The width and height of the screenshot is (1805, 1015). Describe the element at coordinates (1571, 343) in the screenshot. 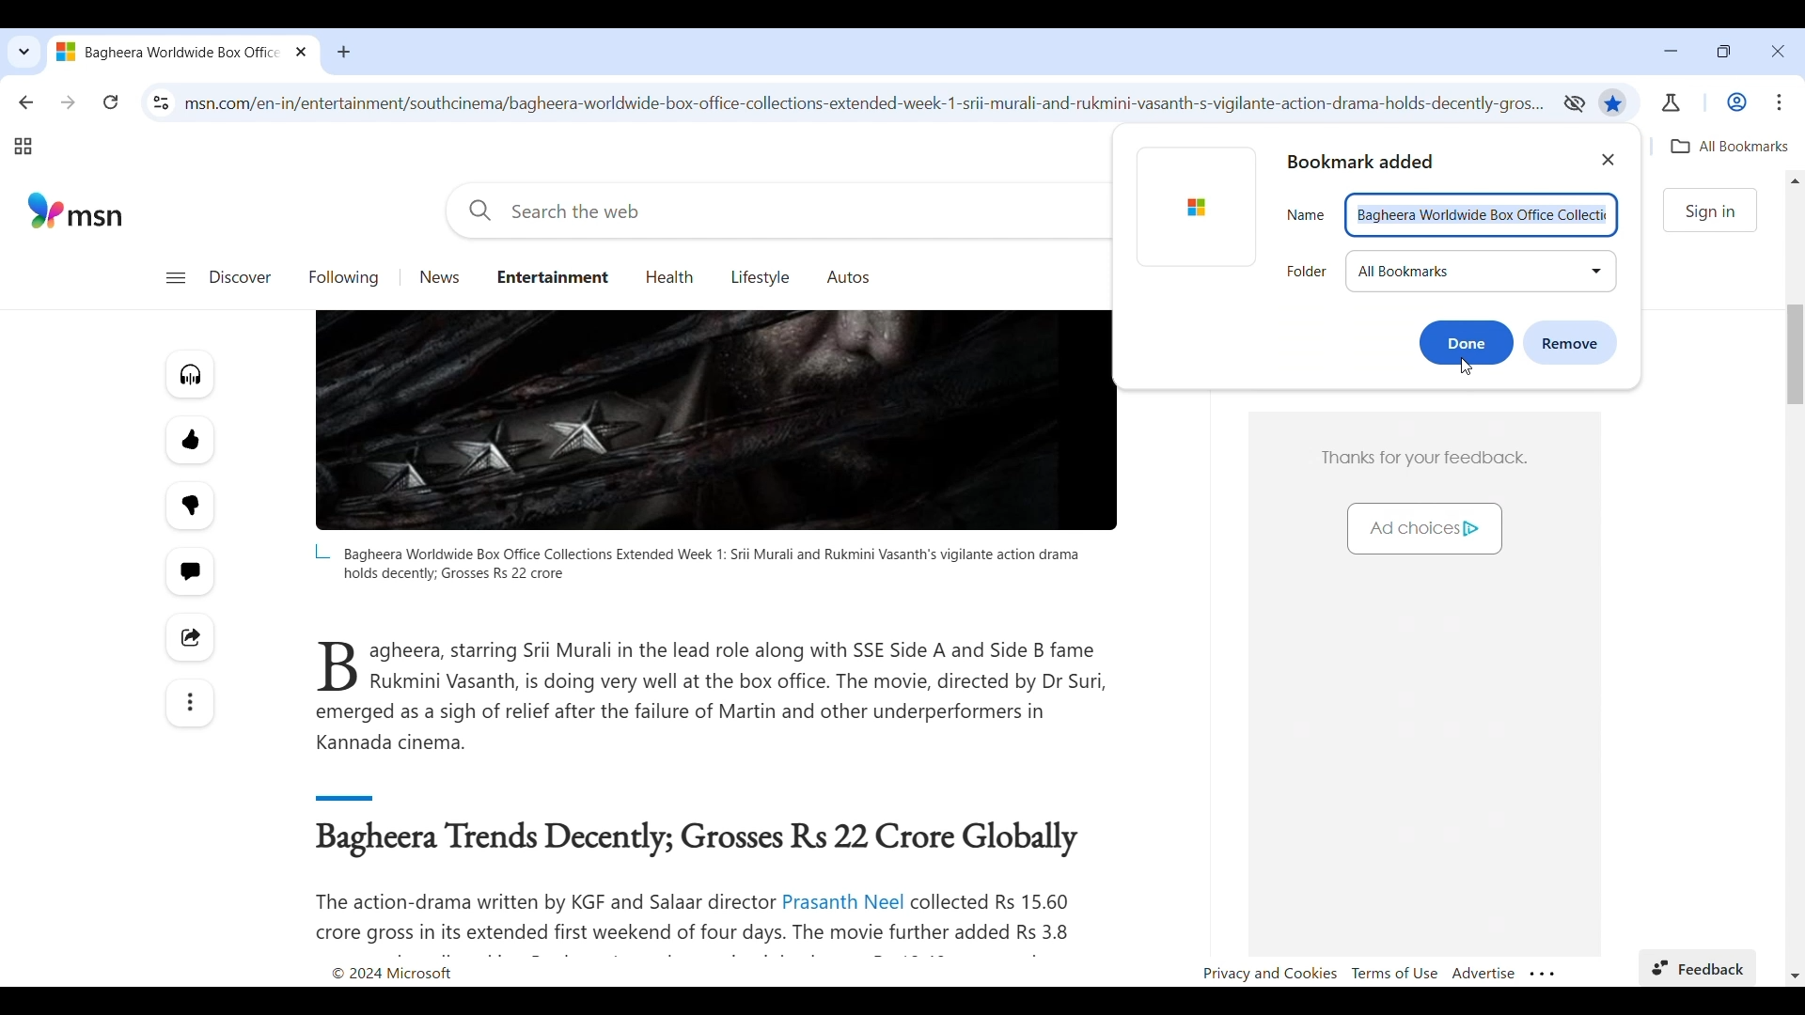

I see `Remove page from bookmark` at that location.